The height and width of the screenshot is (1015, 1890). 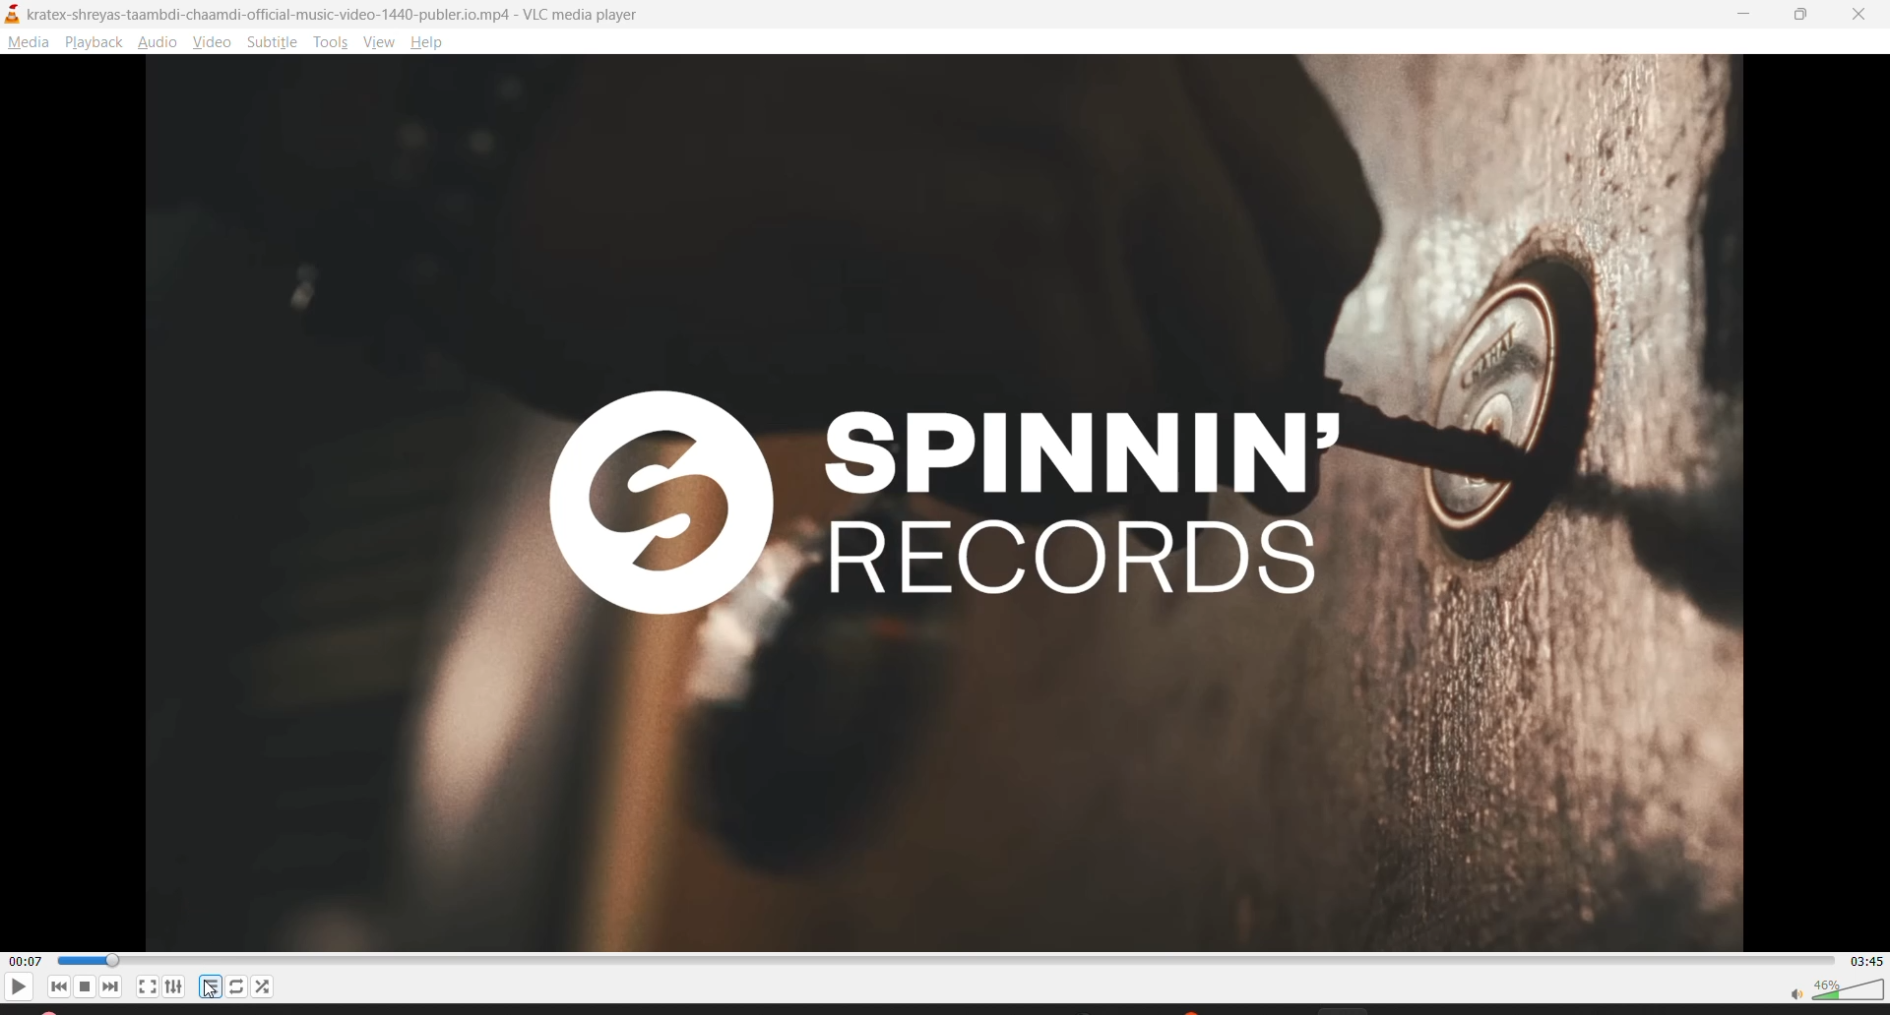 What do you see at coordinates (1856, 16) in the screenshot?
I see `close` at bounding box center [1856, 16].